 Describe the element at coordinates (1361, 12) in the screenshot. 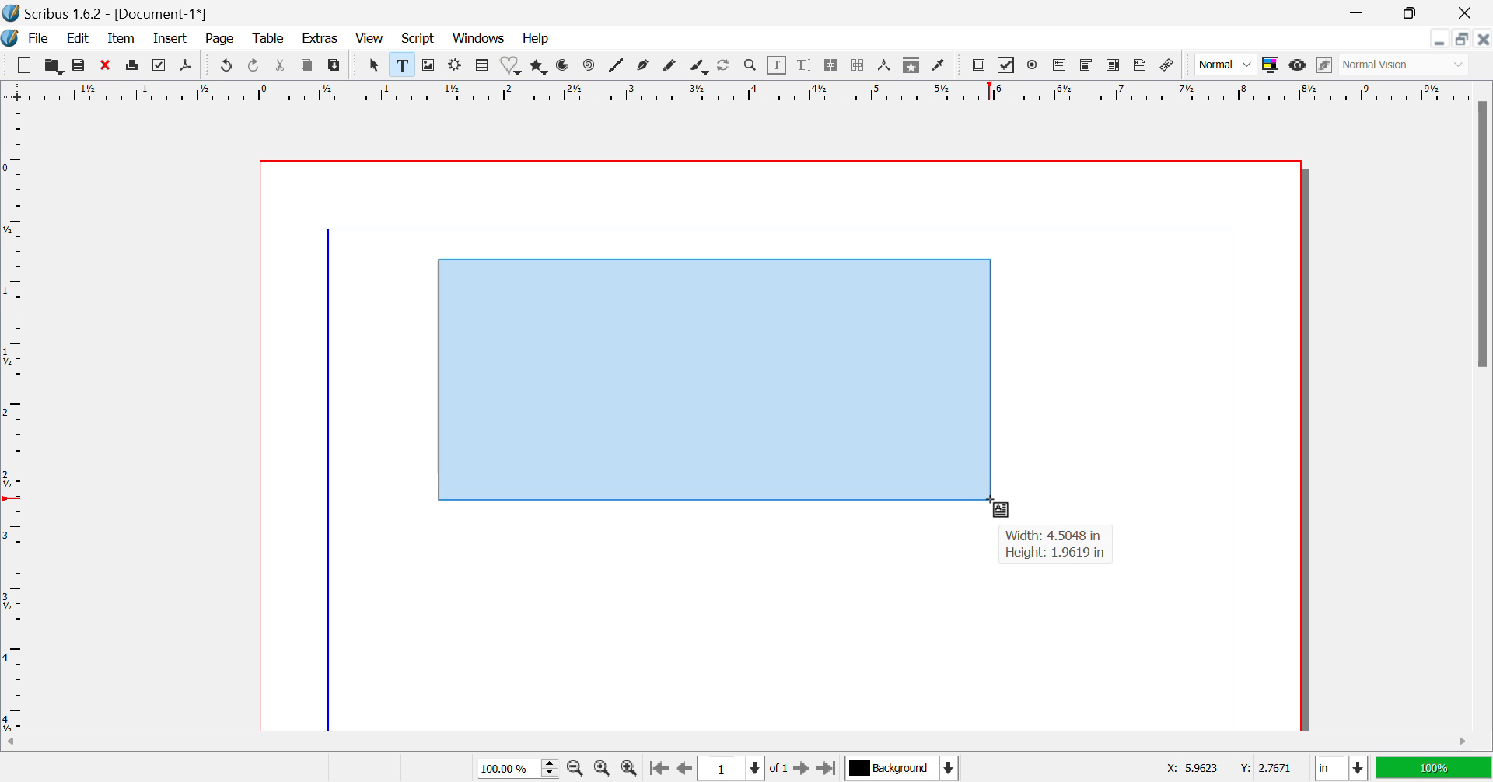

I see `Restore Down` at that location.